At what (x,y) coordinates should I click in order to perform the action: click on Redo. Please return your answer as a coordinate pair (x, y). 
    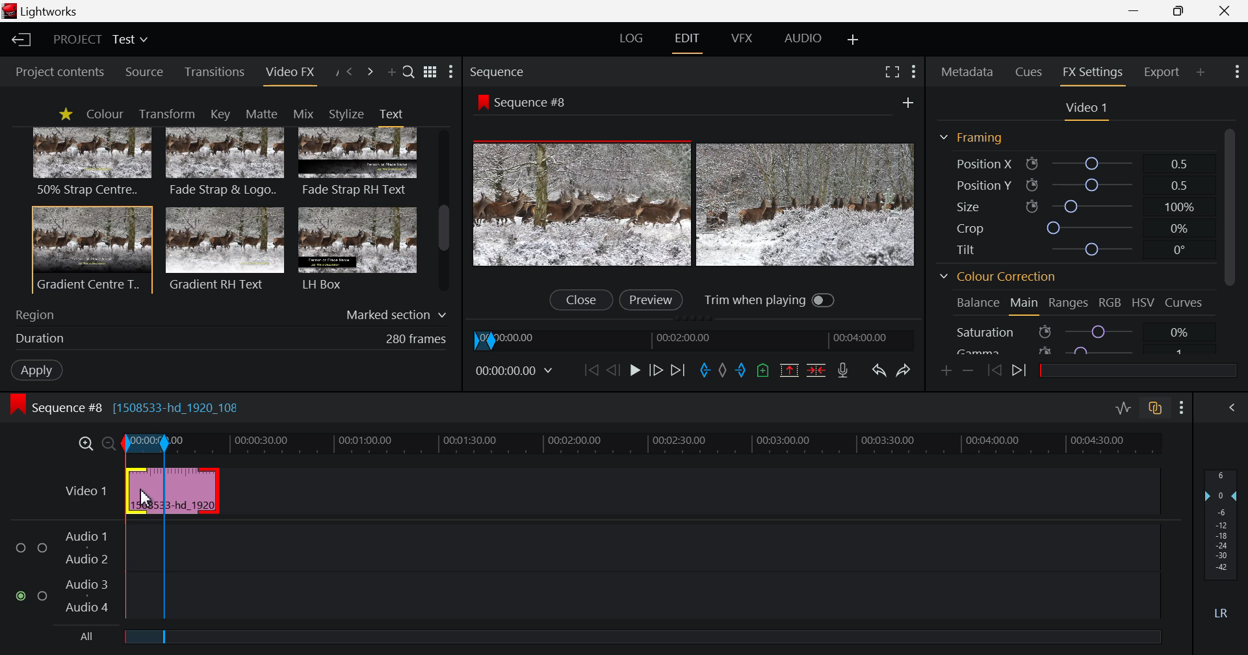
    Looking at the image, I should click on (905, 369).